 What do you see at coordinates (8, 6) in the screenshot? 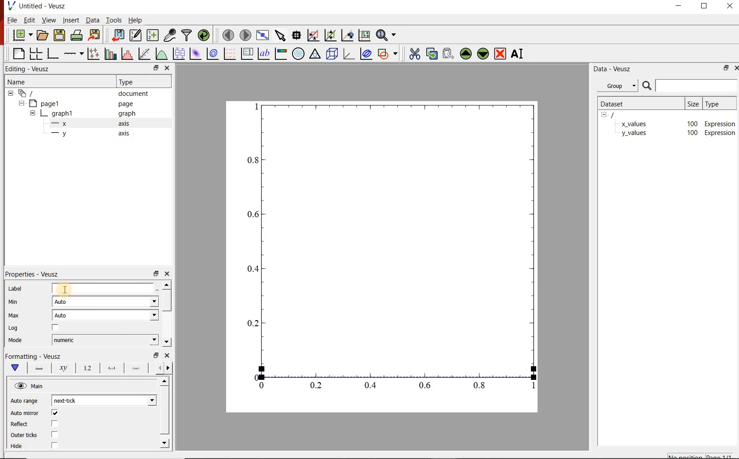
I see `veusz logo` at bounding box center [8, 6].